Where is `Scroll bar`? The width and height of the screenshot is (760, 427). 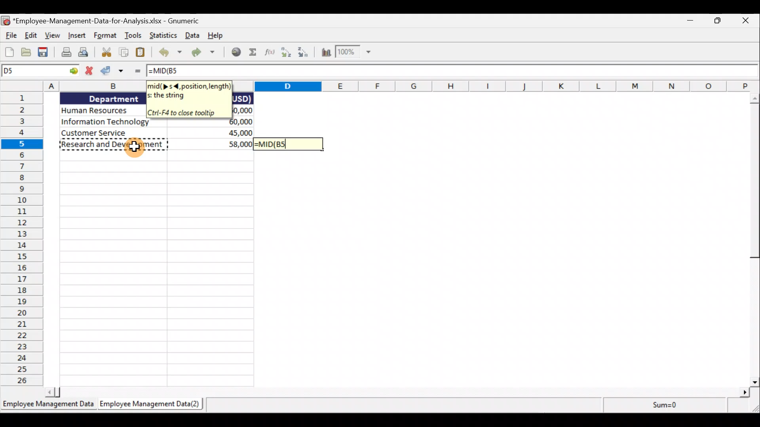 Scroll bar is located at coordinates (751, 239).